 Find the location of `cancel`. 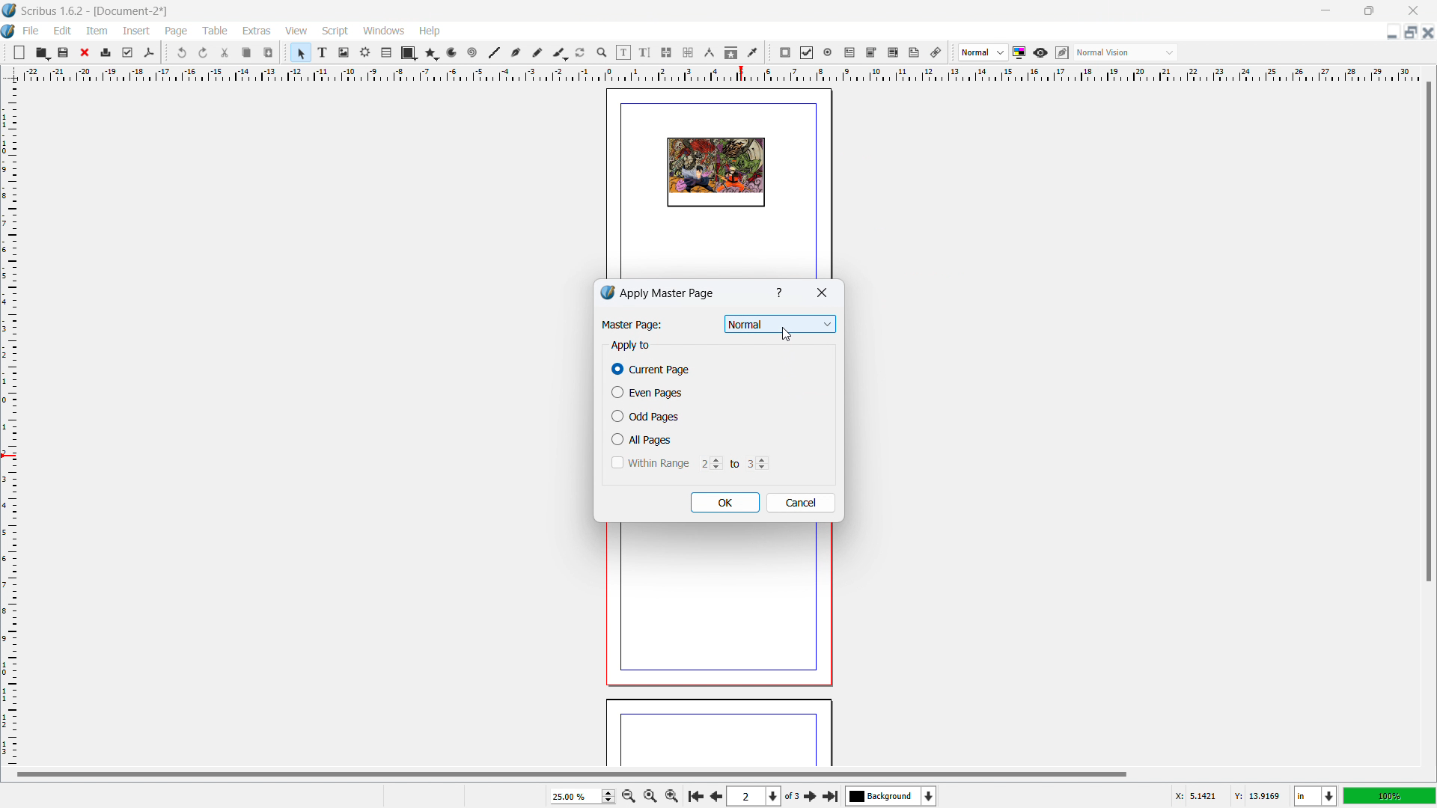

cancel is located at coordinates (801, 503).